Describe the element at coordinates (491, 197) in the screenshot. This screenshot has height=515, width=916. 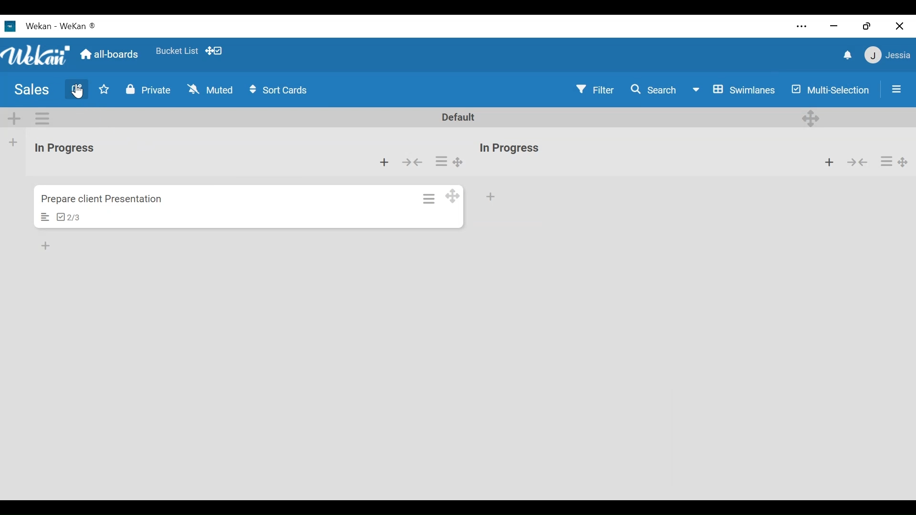
I see `Add card at the bottom of the list` at that location.